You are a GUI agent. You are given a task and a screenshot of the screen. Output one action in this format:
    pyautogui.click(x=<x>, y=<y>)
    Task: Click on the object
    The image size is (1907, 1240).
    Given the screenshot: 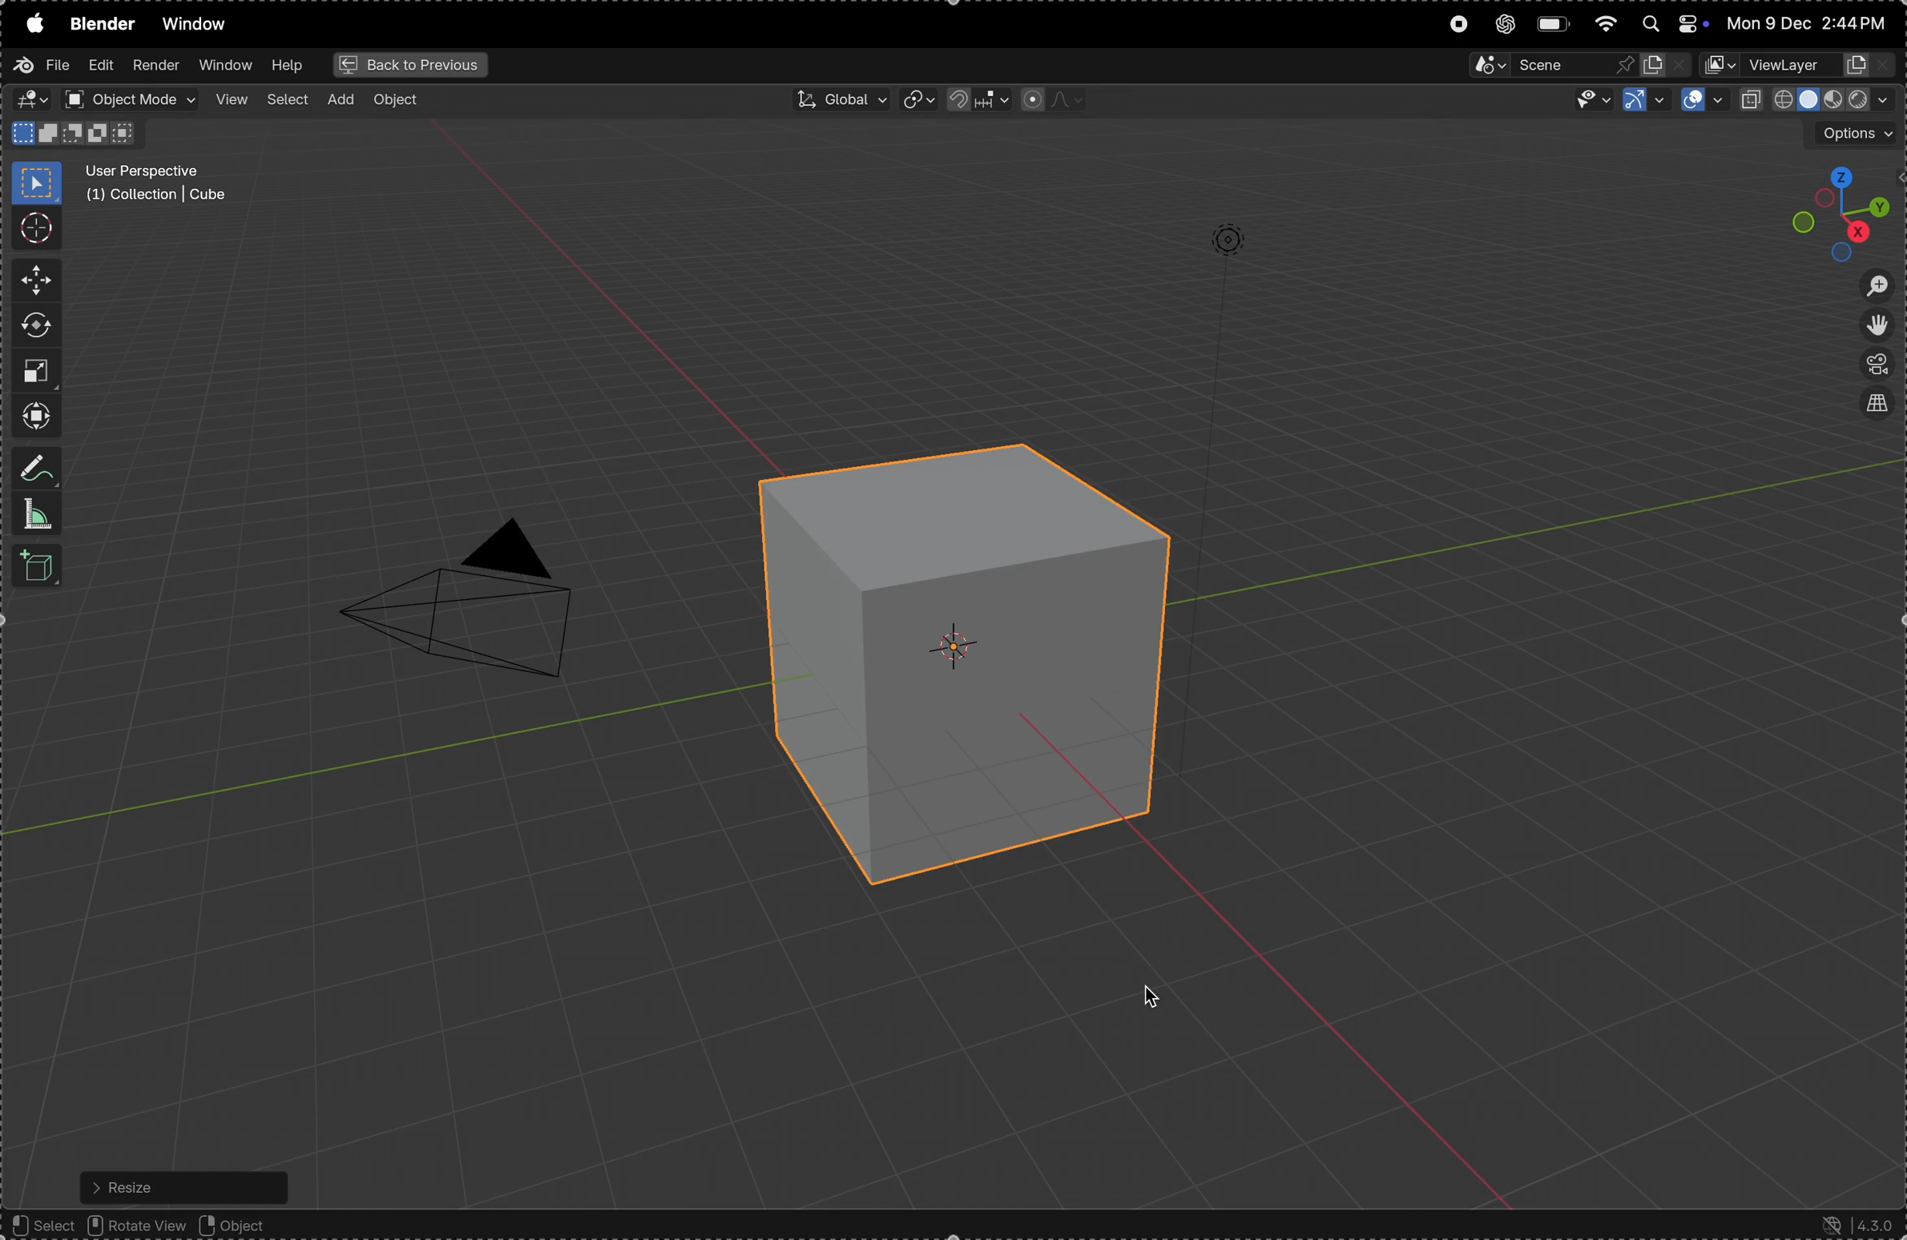 What is the action you would take?
    pyautogui.click(x=401, y=102)
    